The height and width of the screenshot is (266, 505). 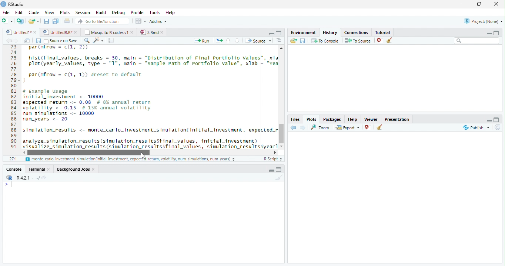 I want to click on Remove selected, so click(x=368, y=127).